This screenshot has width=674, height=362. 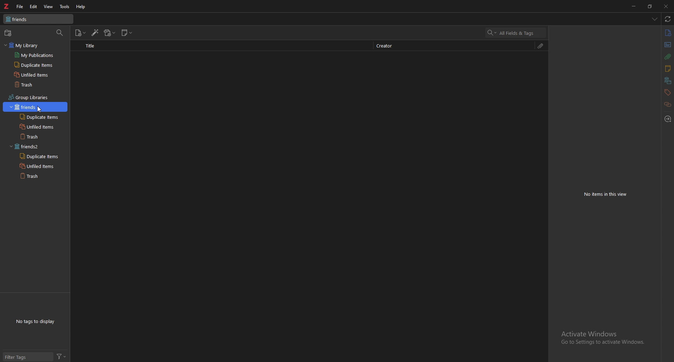 What do you see at coordinates (667, 82) in the screenshot?
I see `libraries and collections` at bounding box center [667, 82].